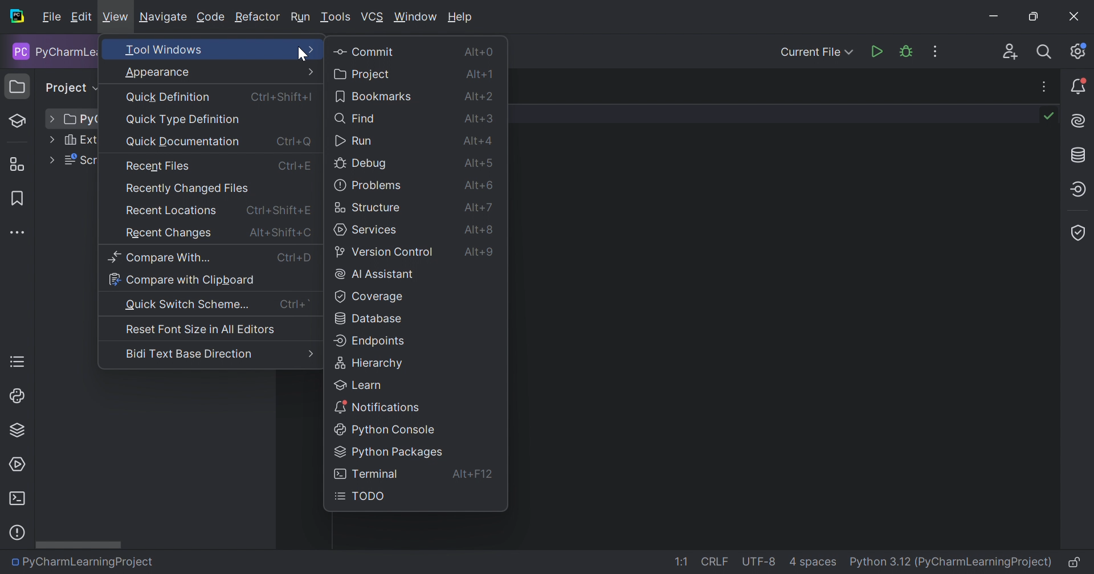 Image resolution: width=1094 pixels, height=574 pixels. I want to click on TODO, so click(18, 362).